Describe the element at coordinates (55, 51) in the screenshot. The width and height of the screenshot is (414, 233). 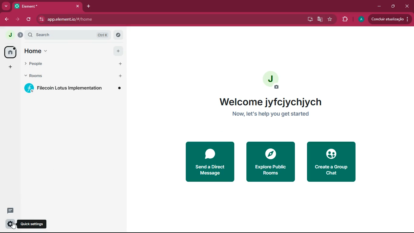
I see `home` at that location.